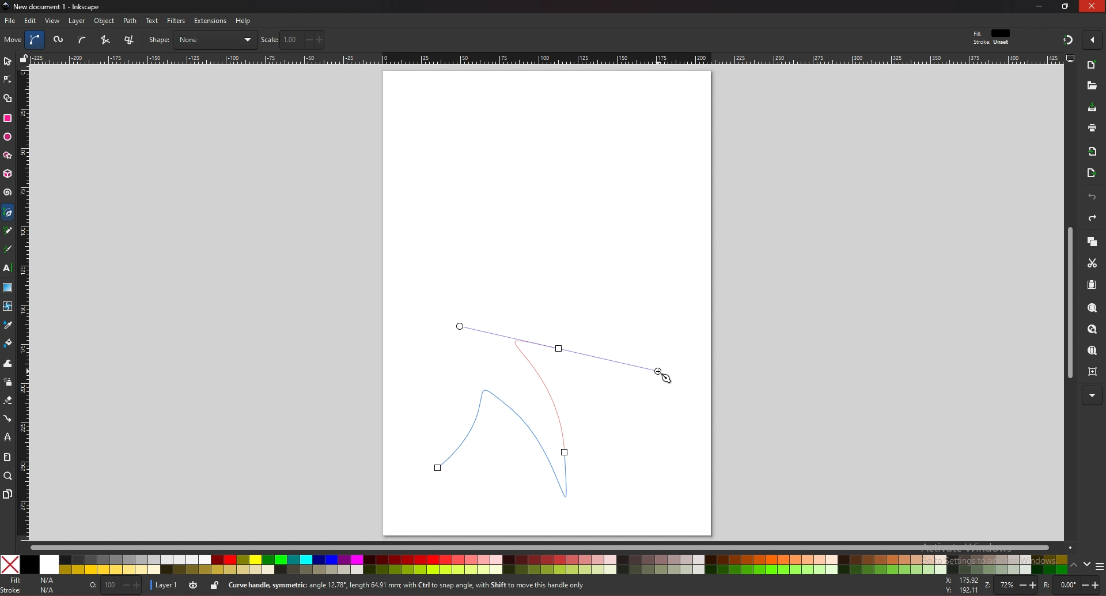  What do you see at coordinates (8, 436) in the screenshot?
I see `lpe` at bounding box center [8, 436].